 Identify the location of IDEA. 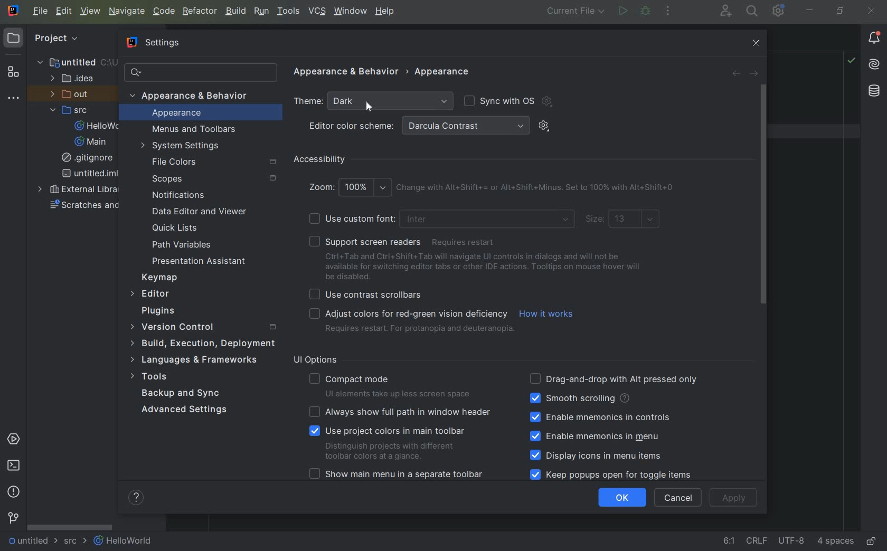
(75, 79).